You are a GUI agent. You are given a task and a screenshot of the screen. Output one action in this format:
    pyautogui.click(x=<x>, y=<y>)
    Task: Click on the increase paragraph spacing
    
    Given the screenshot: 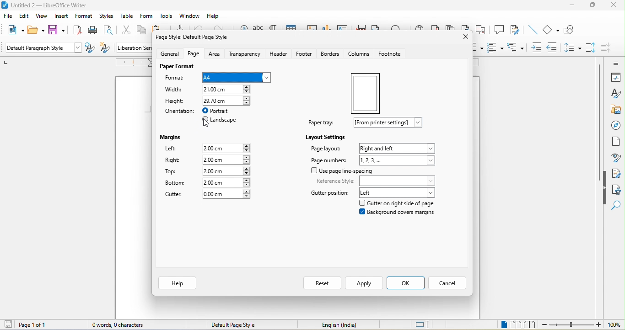 What is the action you would take?
    pyautogui.click(x=592, y=49)
    